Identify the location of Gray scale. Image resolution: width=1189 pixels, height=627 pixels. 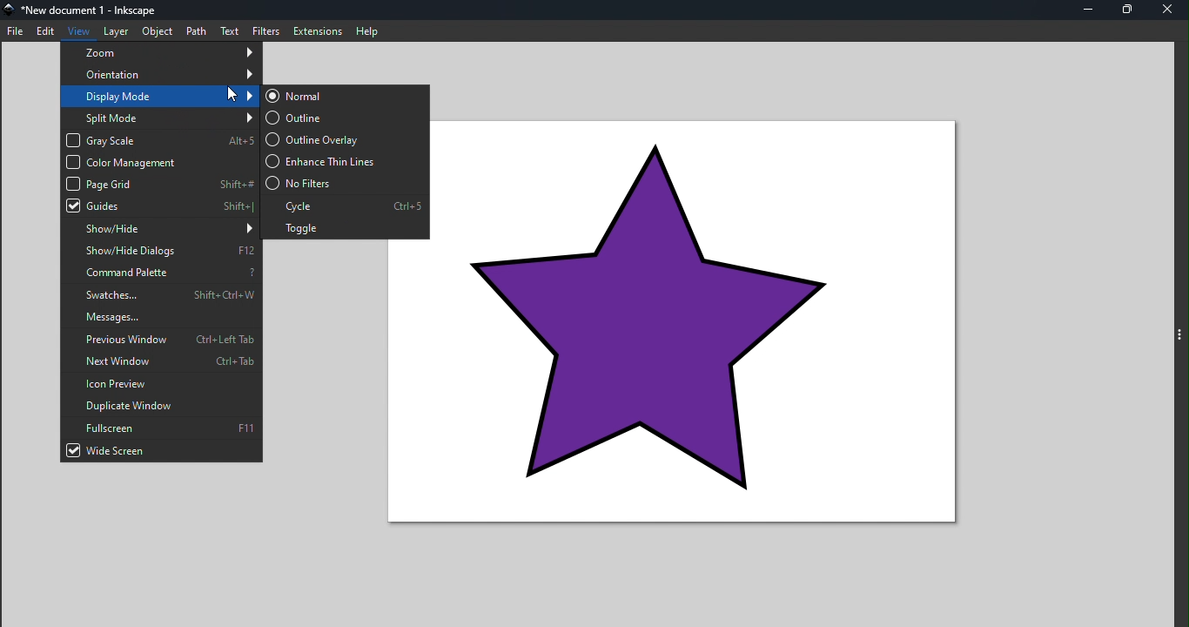
(158, 140).